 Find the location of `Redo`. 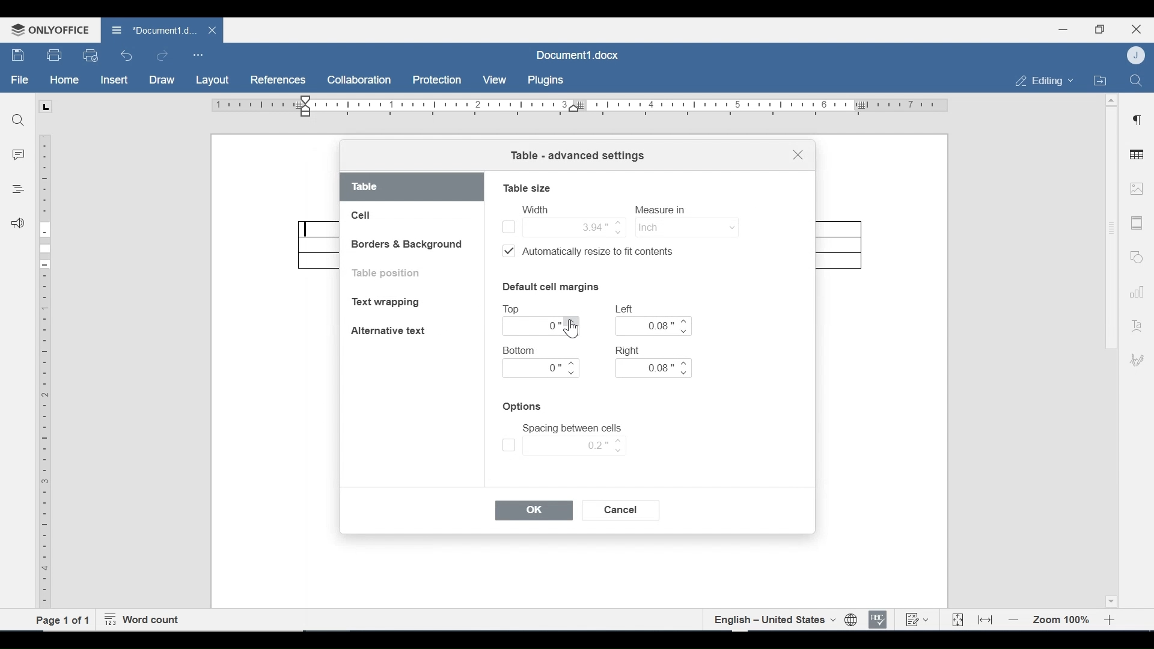

Redo is located at coordinates (162, 56).